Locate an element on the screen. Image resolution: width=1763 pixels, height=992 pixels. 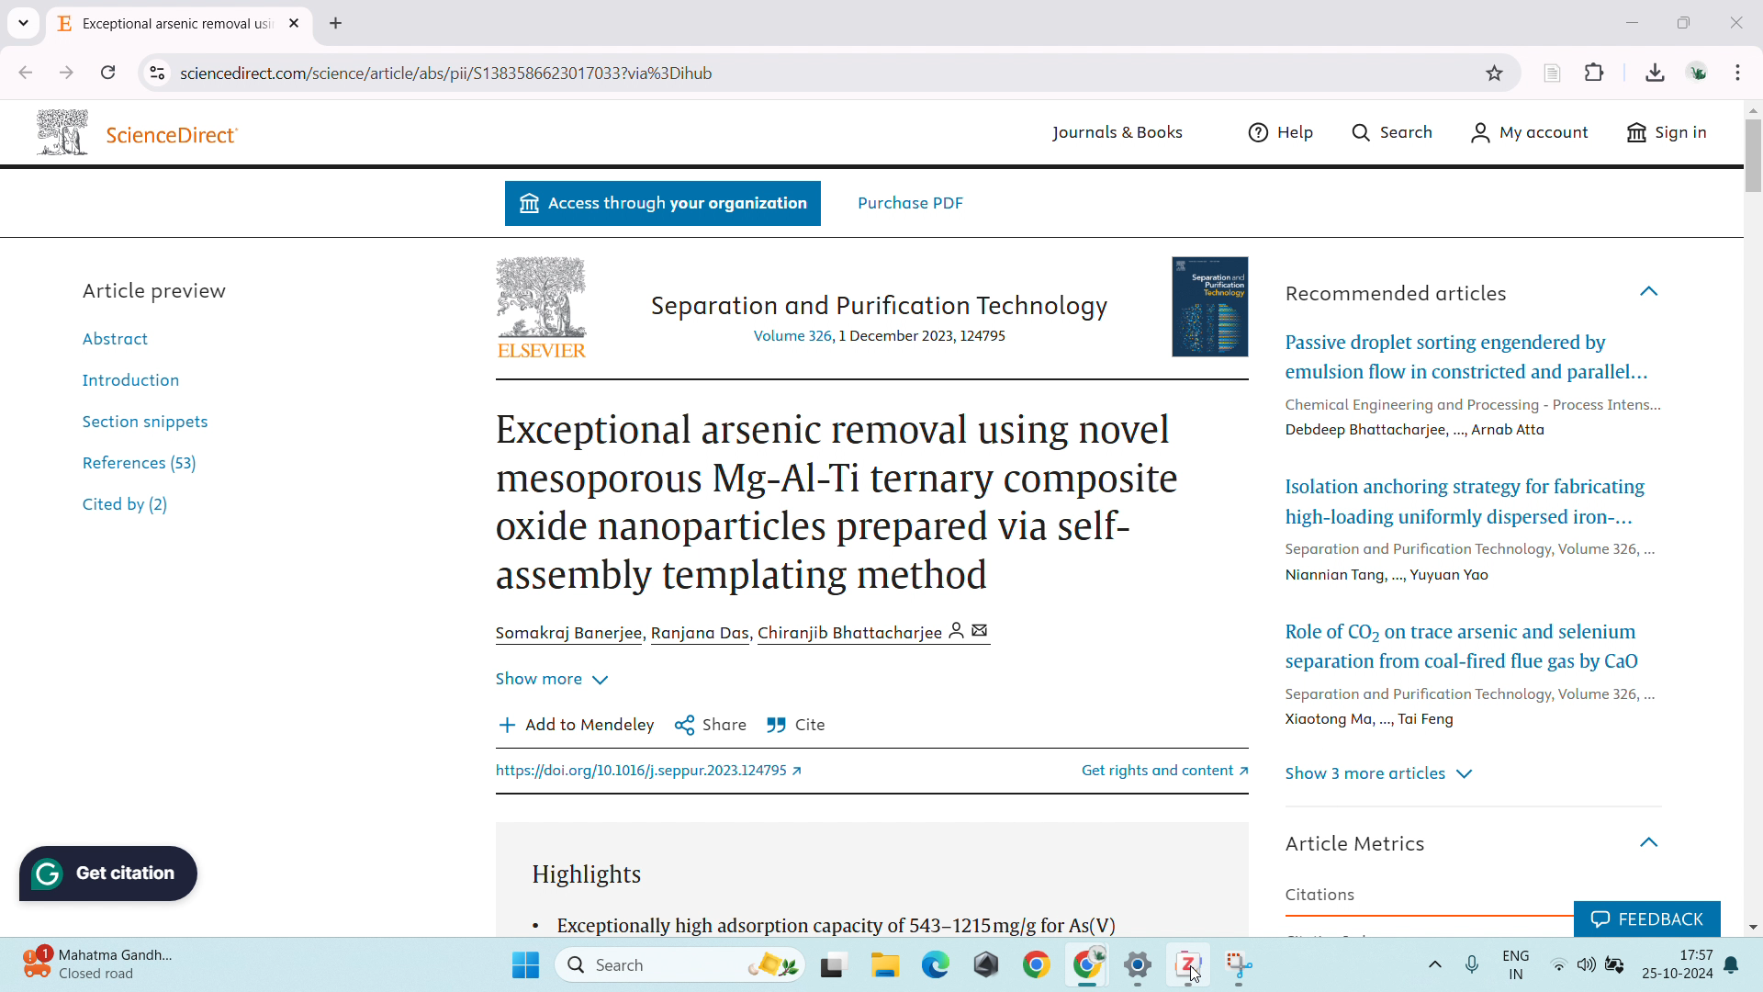
Get rights and content  is located at coordinates (1143, 769).